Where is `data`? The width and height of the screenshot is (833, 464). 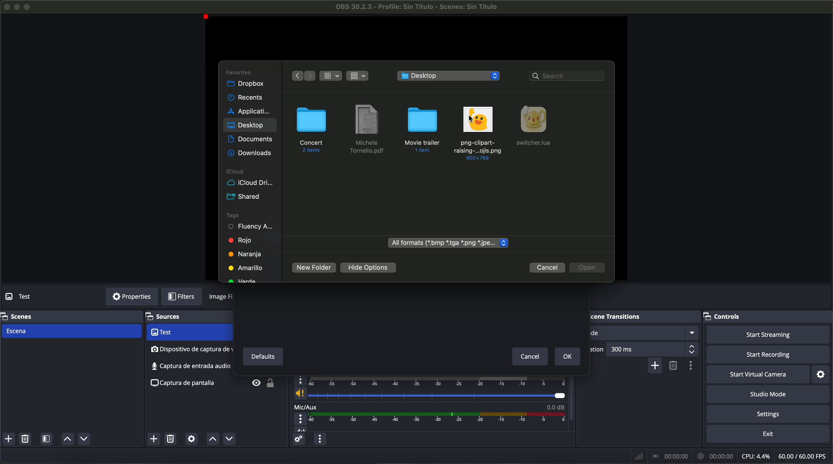 data is located at coordinates (732, 456).